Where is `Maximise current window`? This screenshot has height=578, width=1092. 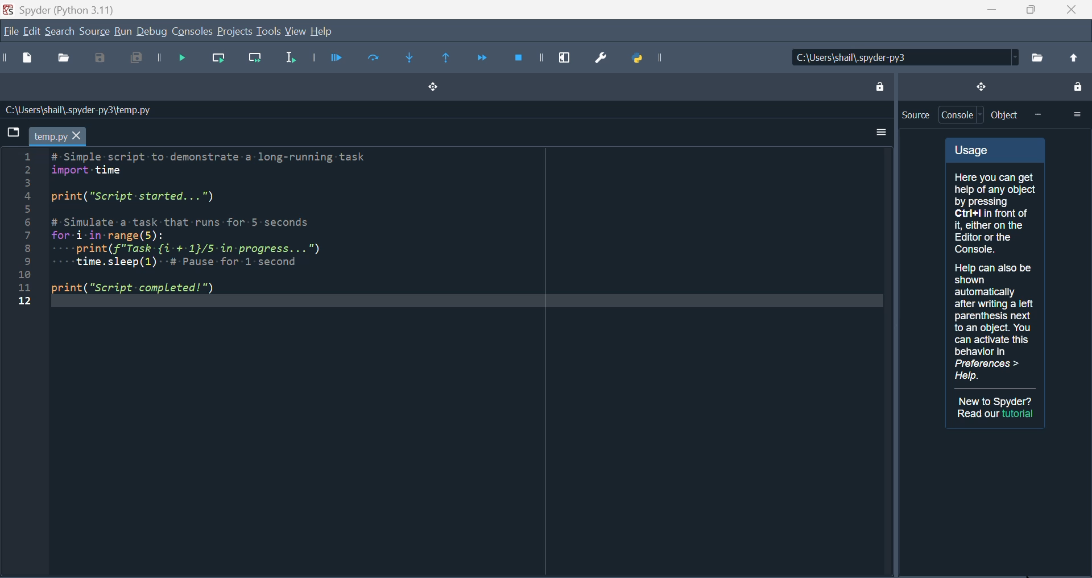
Maximise current window is located at coordinates (565, 55).